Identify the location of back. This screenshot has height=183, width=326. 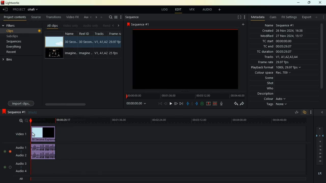
(166, 103).